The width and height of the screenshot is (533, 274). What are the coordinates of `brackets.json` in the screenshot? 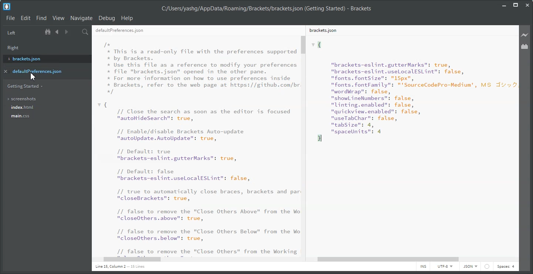 It's located at (45, 58).